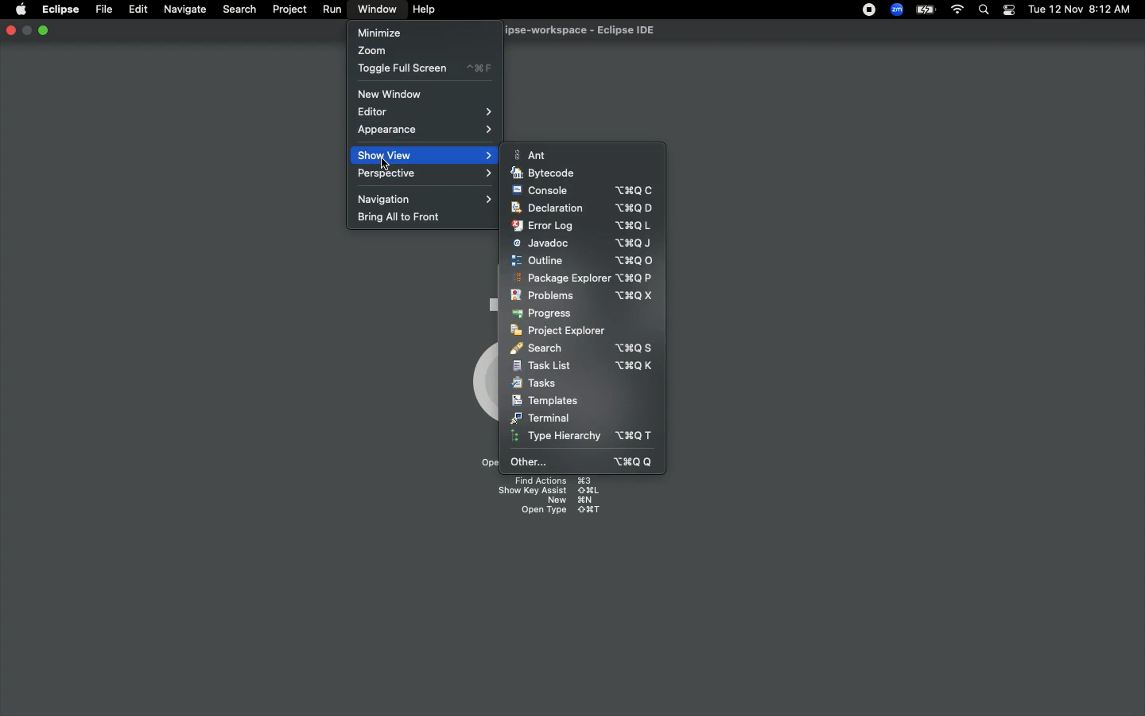 This screenshot has height=716, width=1145. I want to click on cursor, so click(383, 163).